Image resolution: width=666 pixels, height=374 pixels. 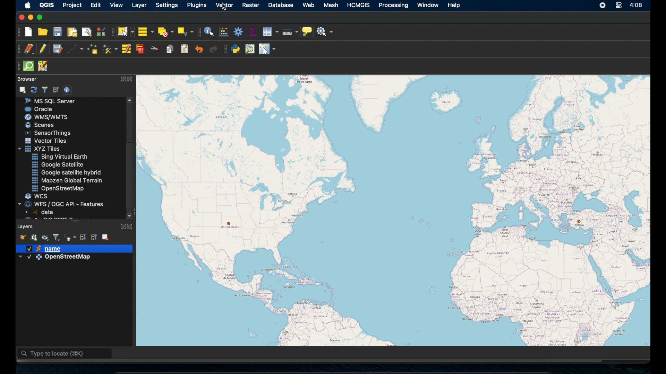 I want to click on project, so click(x=74, y=5).